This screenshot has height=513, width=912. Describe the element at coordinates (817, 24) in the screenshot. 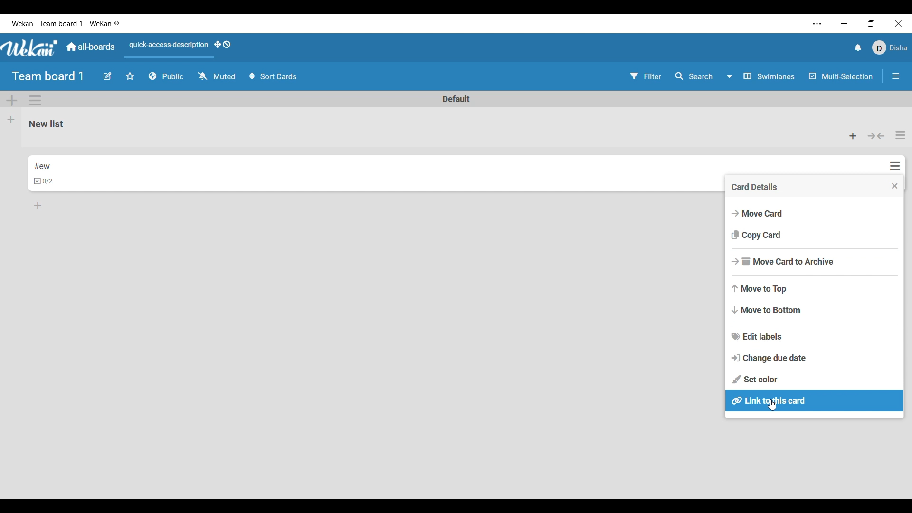

I see `More settings` at that location.